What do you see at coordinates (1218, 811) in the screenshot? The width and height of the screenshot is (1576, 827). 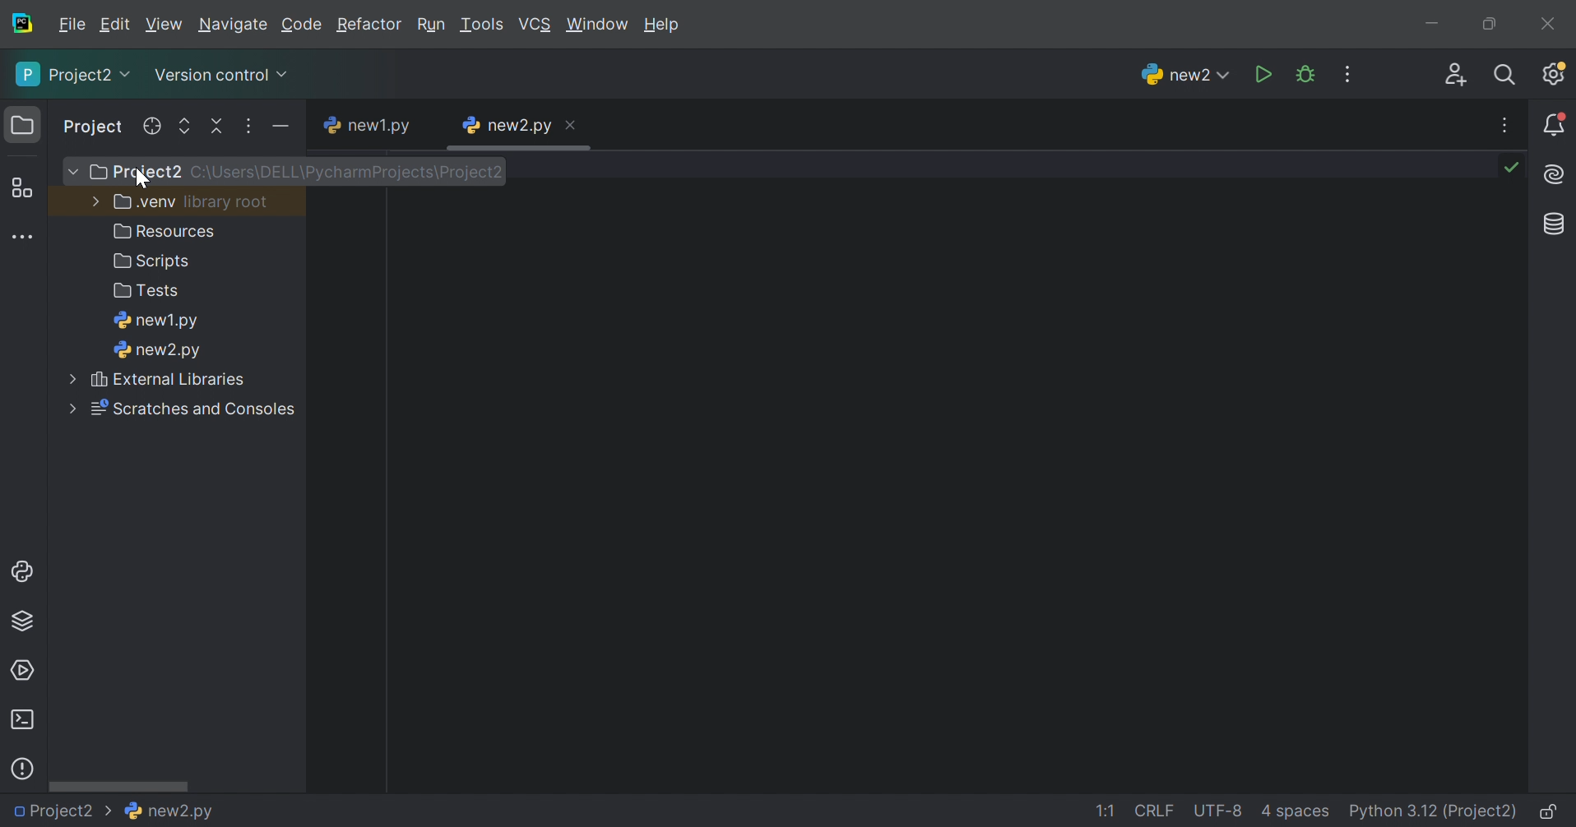 I see `UTF-8` at bounding box center [1218, 811].